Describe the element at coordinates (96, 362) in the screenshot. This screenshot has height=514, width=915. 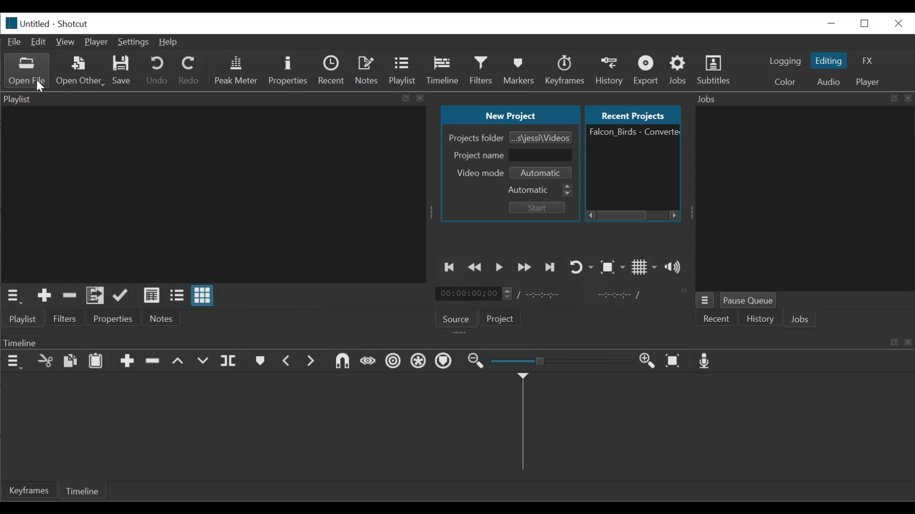
I see `Paste` at that location.